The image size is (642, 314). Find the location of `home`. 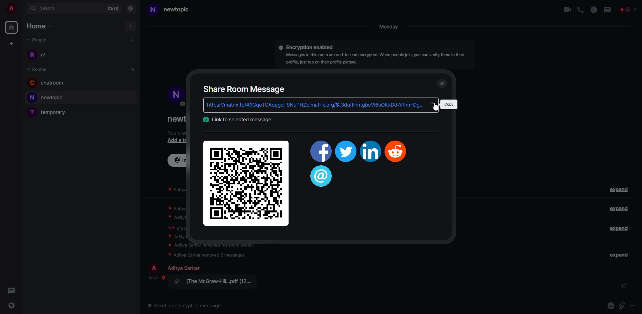

home is located at coordinates (43, 27).